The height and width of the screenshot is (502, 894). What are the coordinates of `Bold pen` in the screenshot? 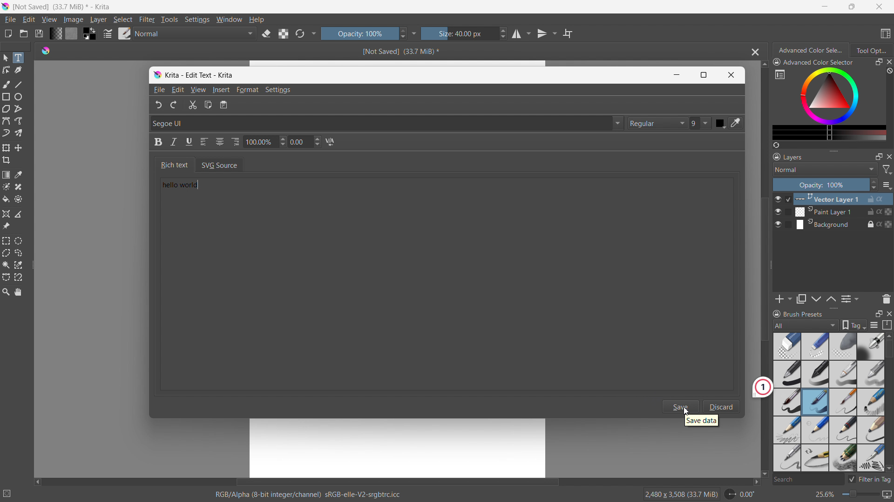 It's located at (870, 346).